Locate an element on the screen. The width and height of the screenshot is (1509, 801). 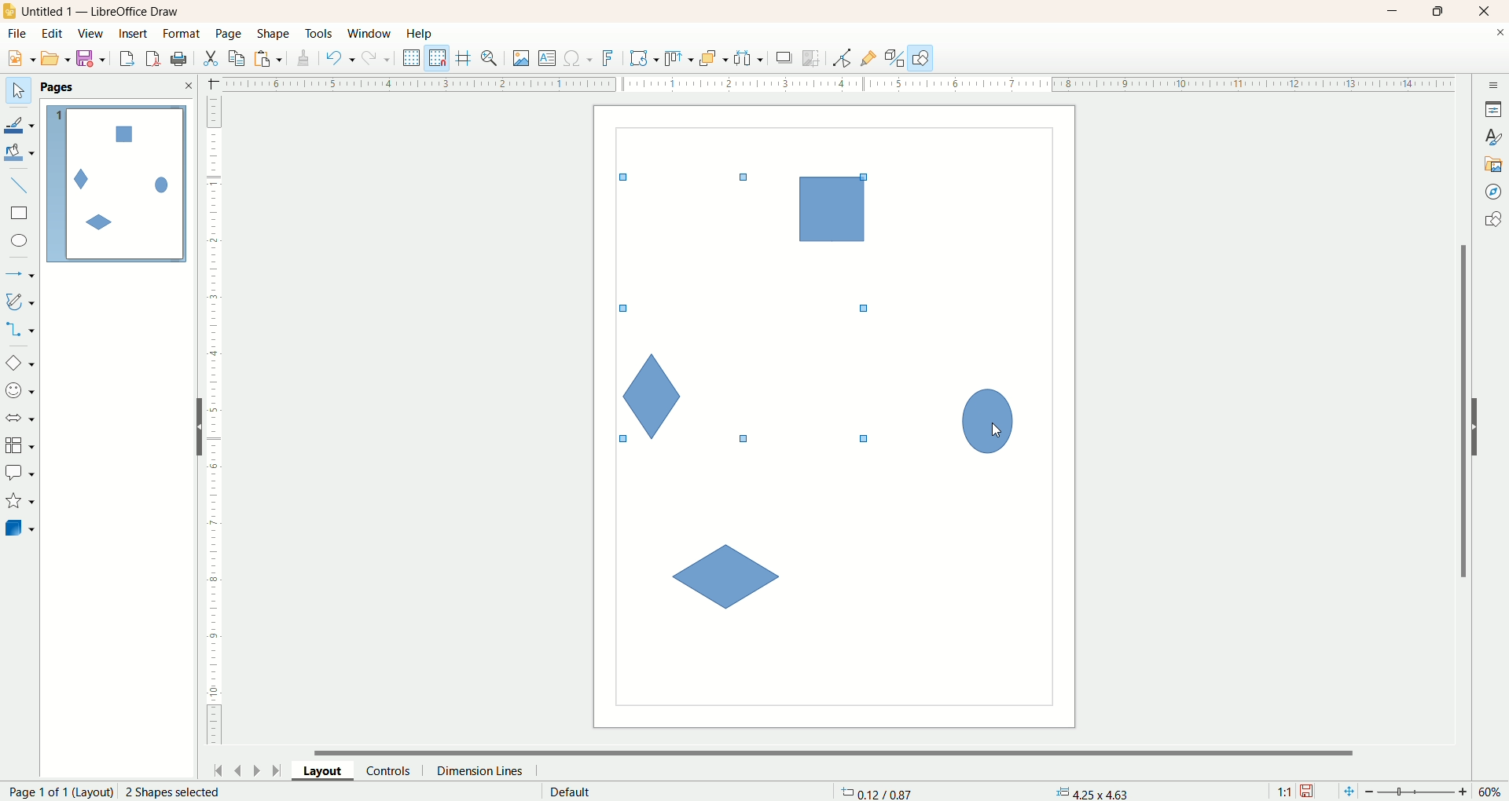
zoom factor is located at coordinates (1419, 792).